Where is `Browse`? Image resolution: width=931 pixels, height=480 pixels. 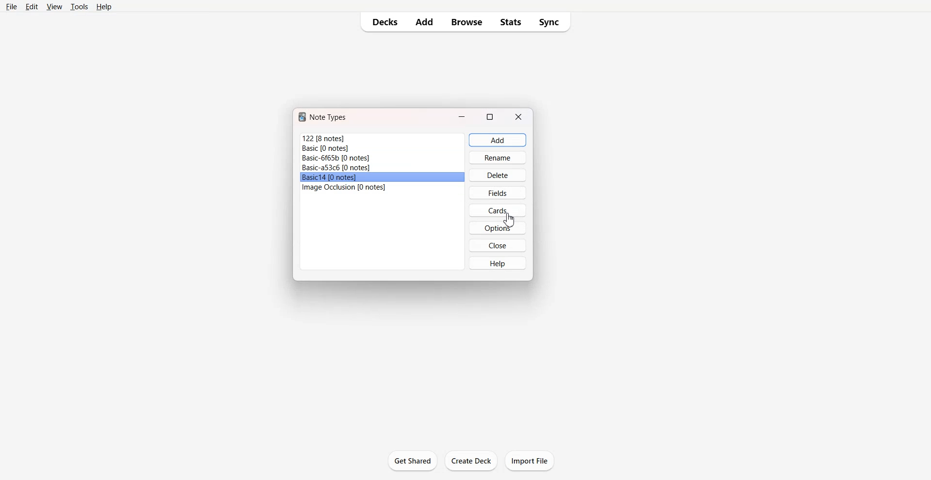 Browse is located at coordinates (467, 22).